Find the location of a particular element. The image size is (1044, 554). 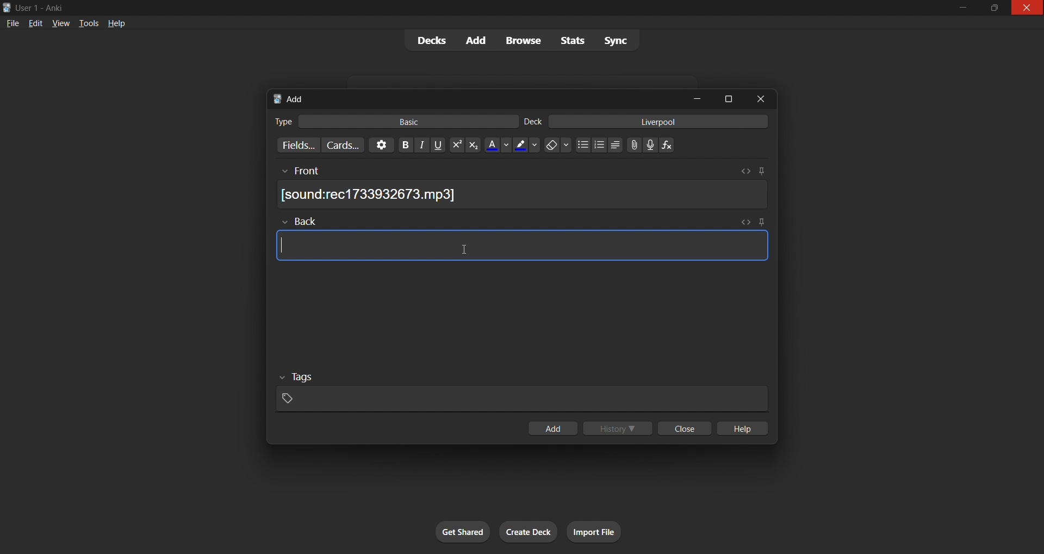

equation is located at coordinates (669, 146).